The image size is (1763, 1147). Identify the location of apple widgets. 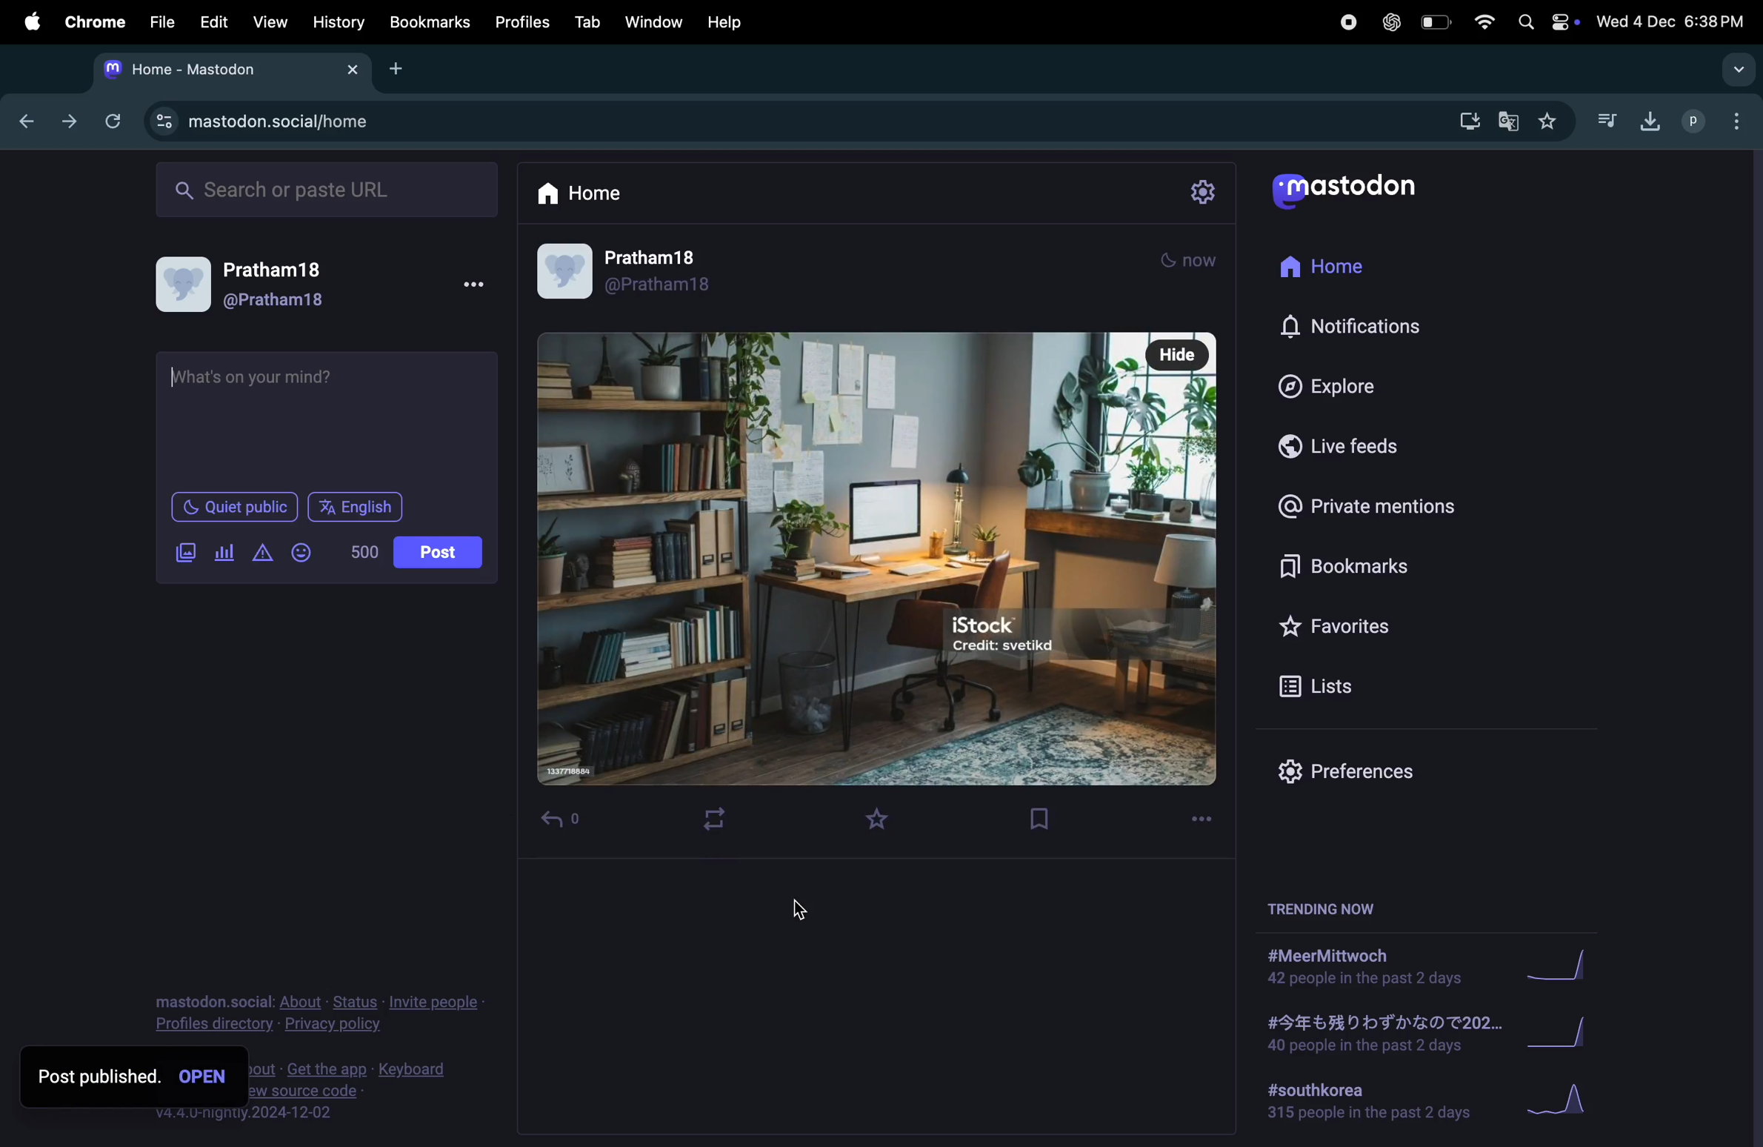
(1547, 22).